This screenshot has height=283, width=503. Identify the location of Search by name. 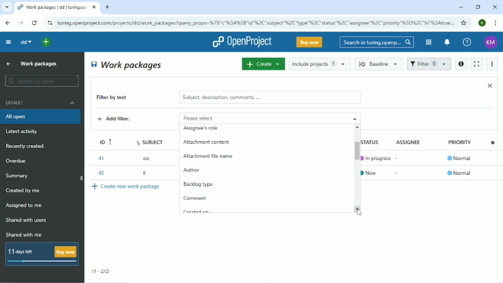
(41, 81).